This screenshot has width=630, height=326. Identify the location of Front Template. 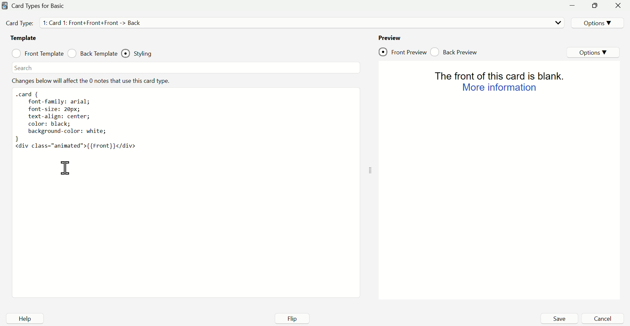
(37, 53).